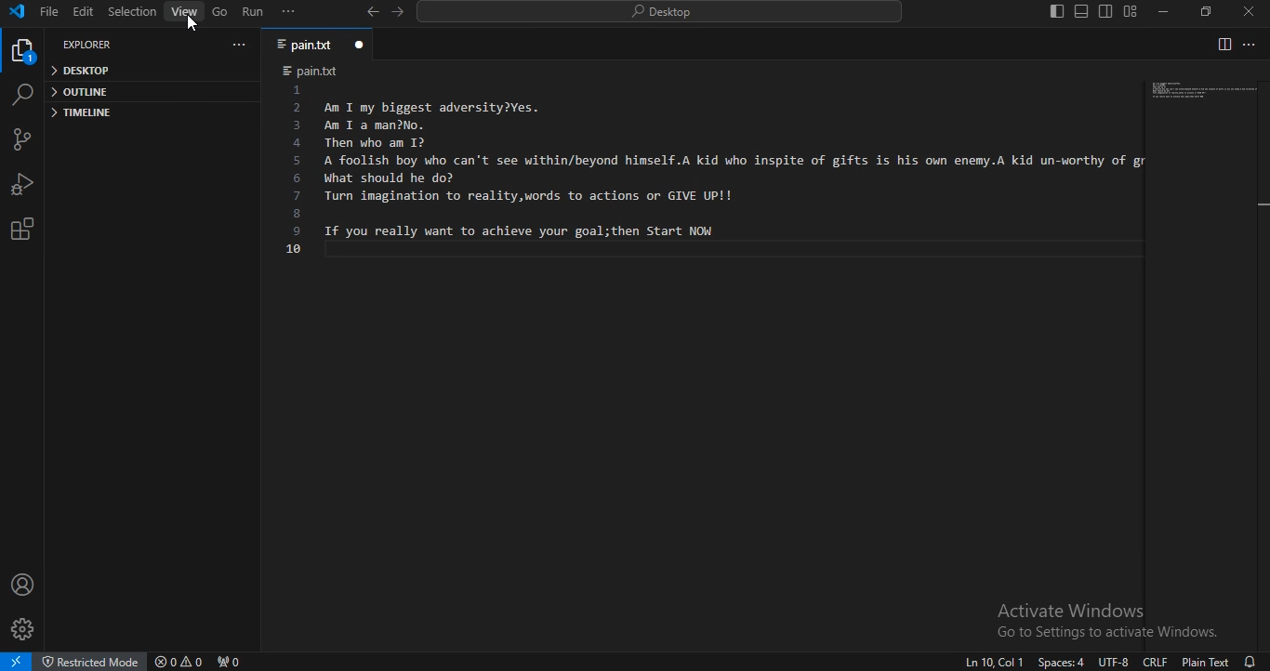 This screenshot has width=1270, height=671. I want to click on toggle panel, so click(1081, 12).